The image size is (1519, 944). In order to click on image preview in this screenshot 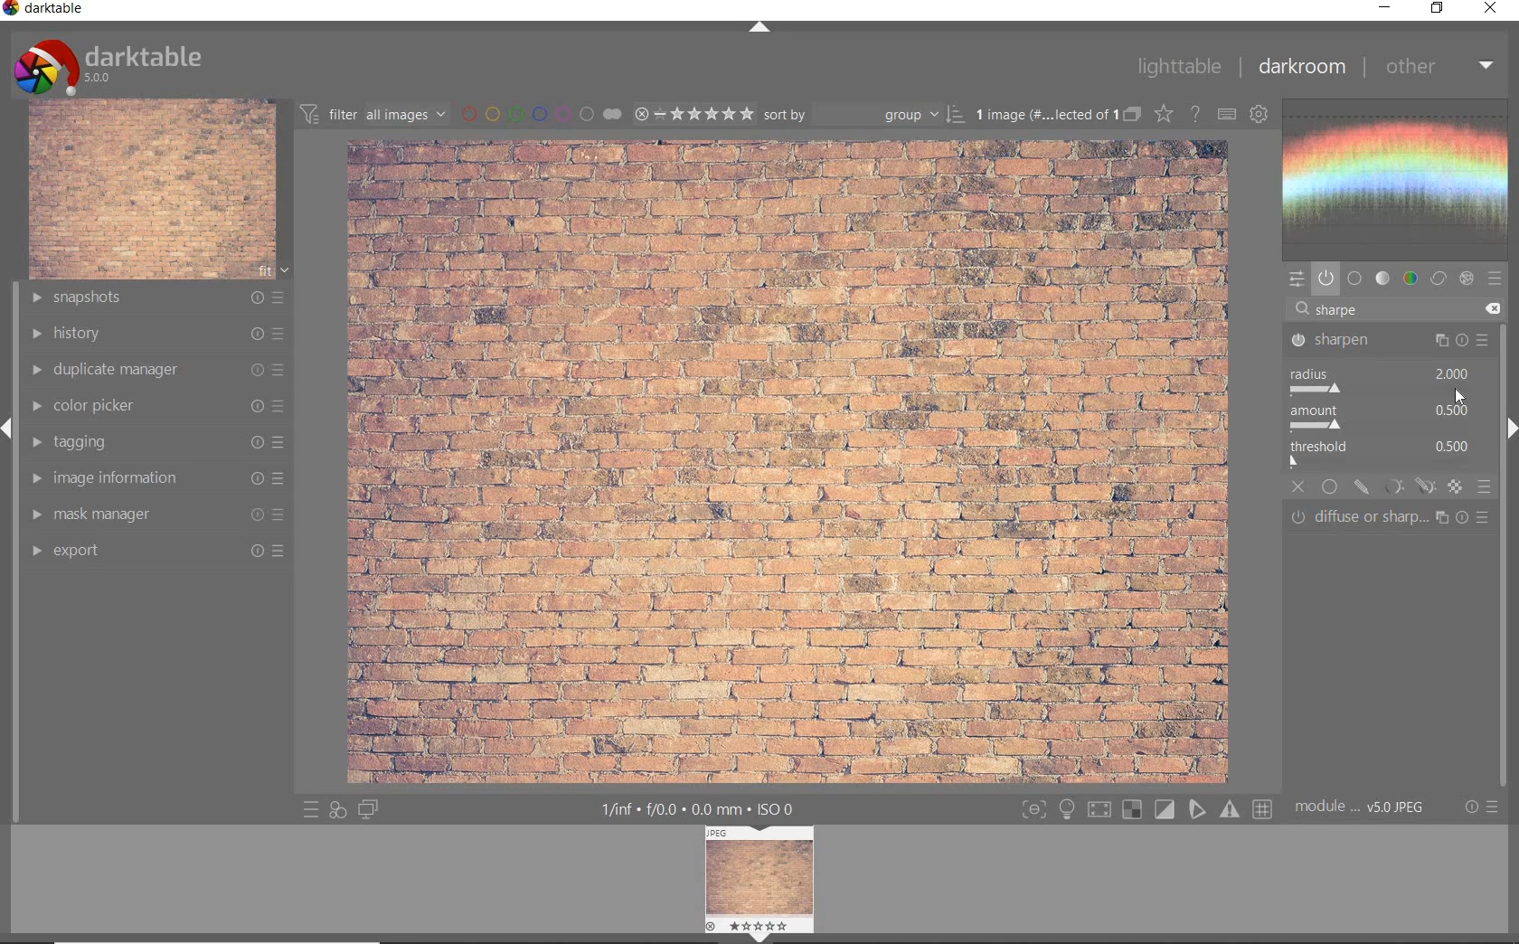, I will do `click(761, 876)`.